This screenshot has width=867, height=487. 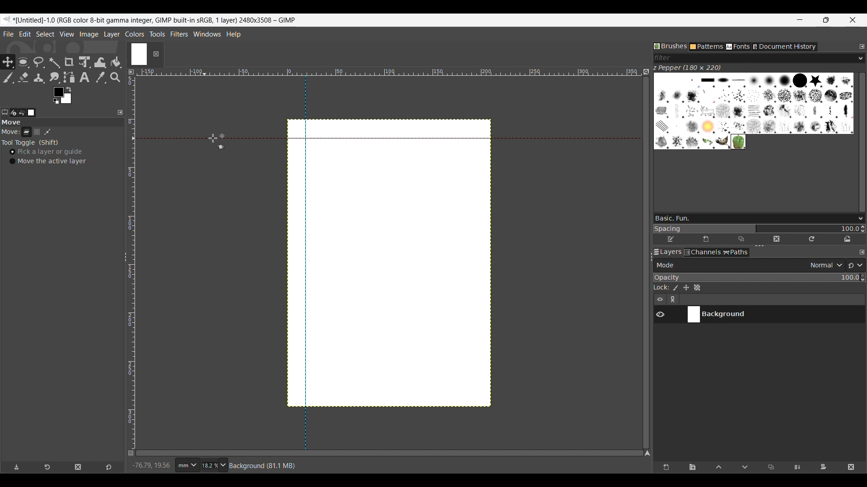 What do you see at coordinates (693, 468) in the screenshot?
I see `Create a new layer group` at bounding box center [693, 468].